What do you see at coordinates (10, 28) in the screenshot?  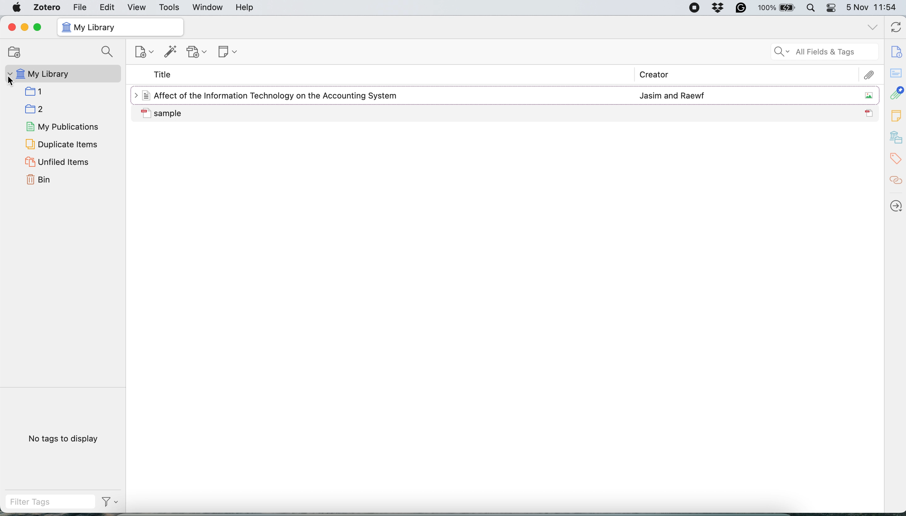 I see `close` at bounding box center [10, 28].